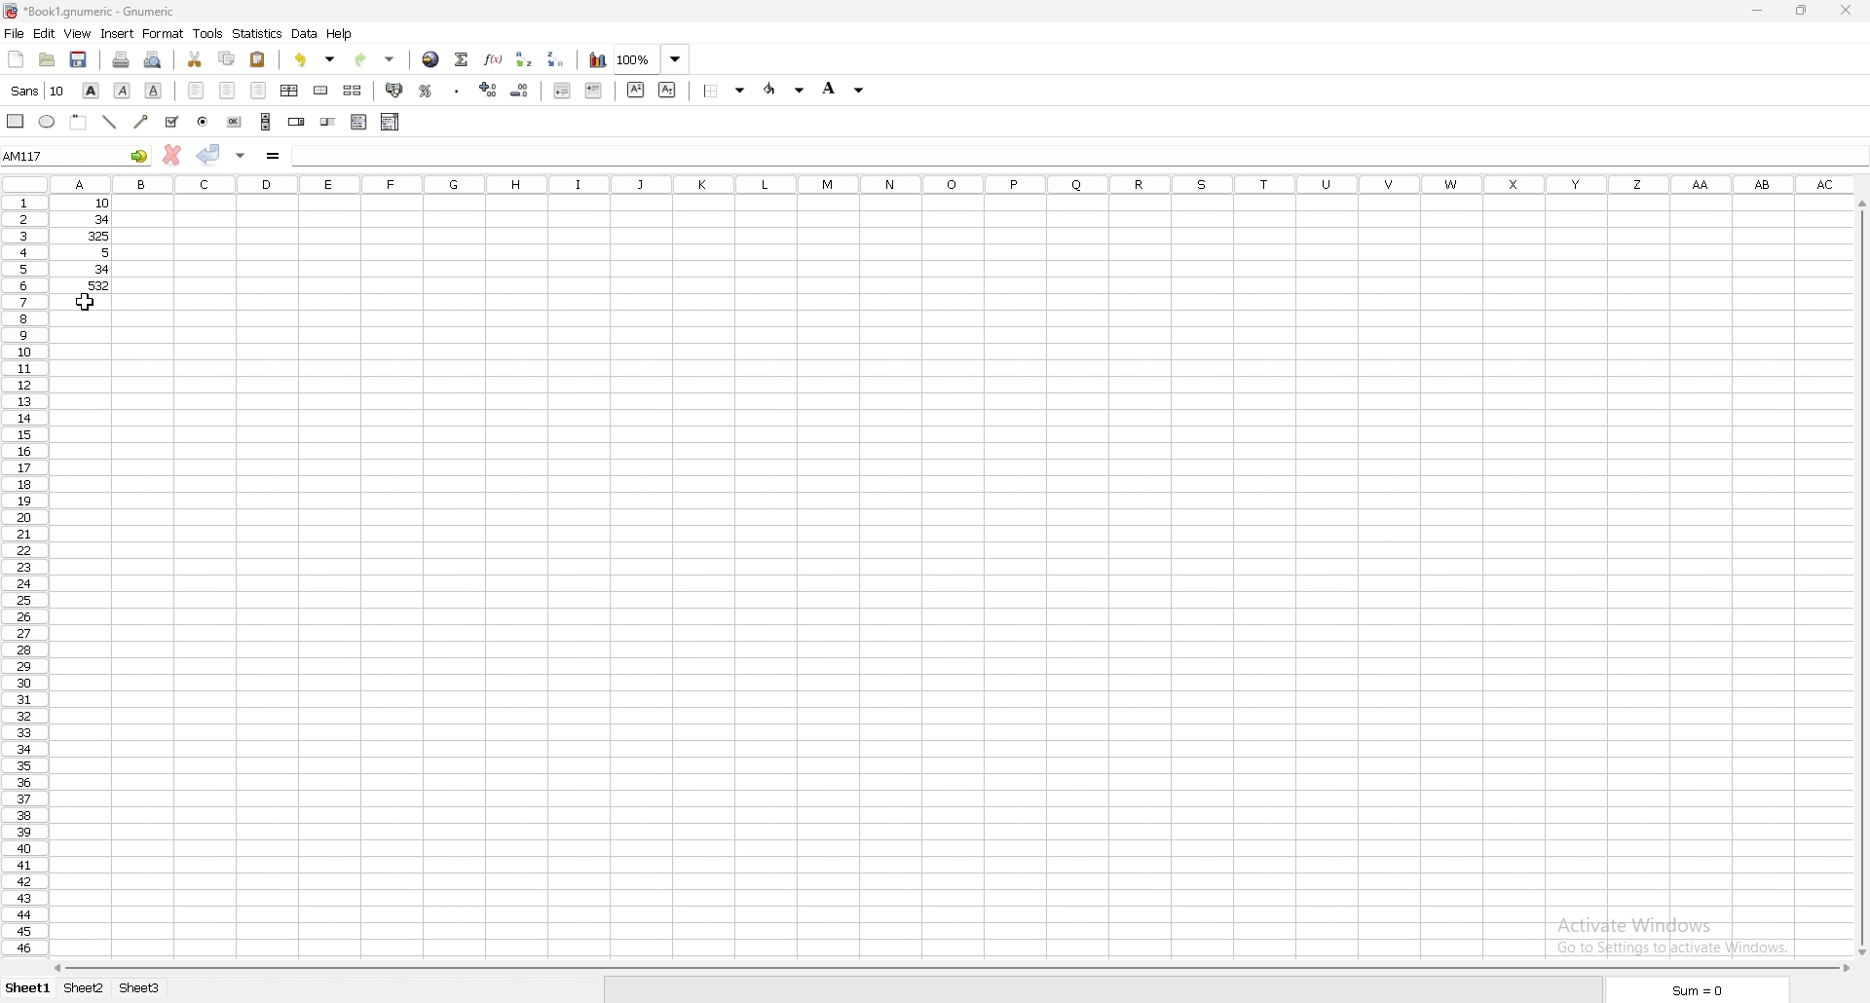 This screenshot has width=1870, height=1003. What do you see at coordinates (208, 34) in the screenshot?
I see `tools` at bounding box center [208, 34].